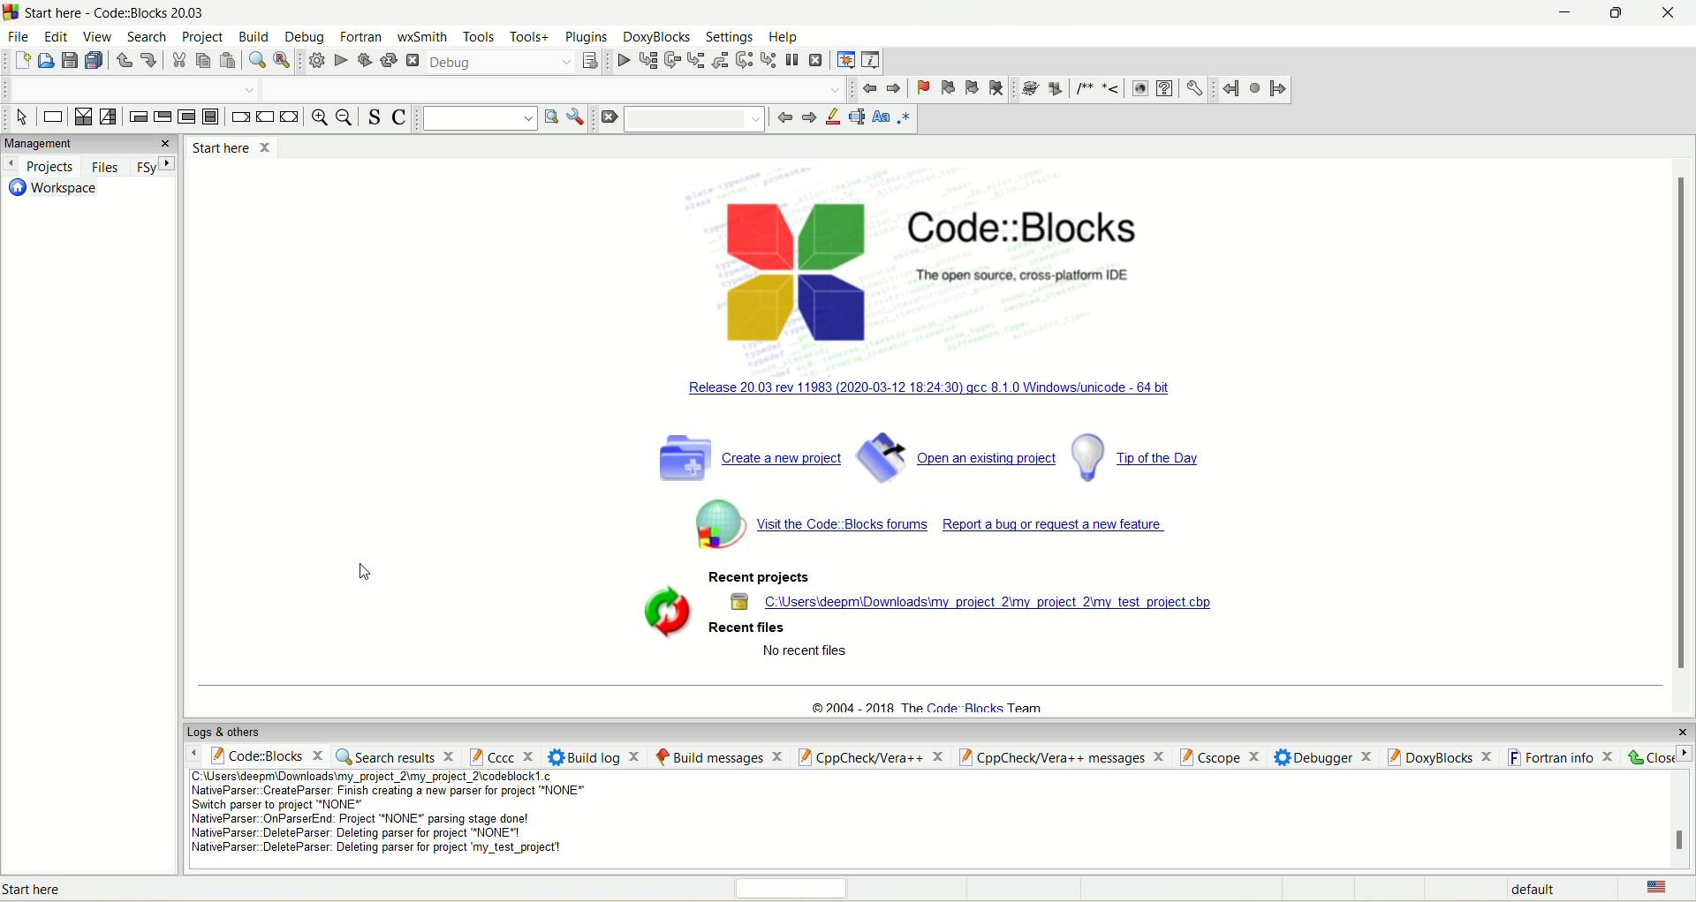 The image size is (1696, 902). What do you see at coordinates (1652, 889) in the screenshot?
I see `language` at bounding box center [1652, 889].